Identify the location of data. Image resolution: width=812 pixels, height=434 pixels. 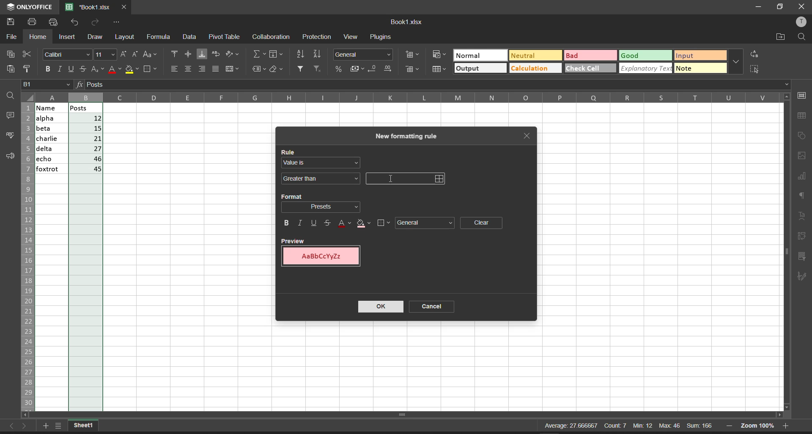
(191, 37).